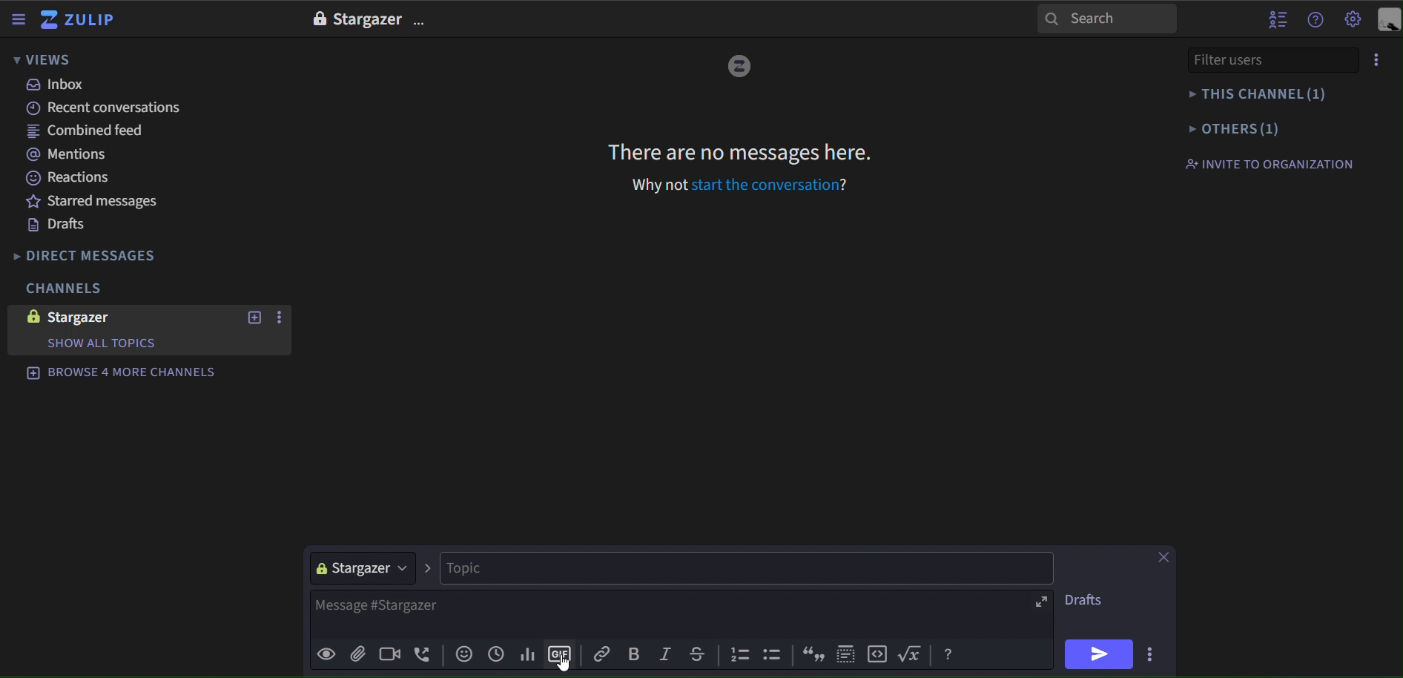 Image resolution: width=1403 pixels, height=678 pixels. Describe the element at coordinates (1353, 21) in the screenshot. I see `settings` at that location.